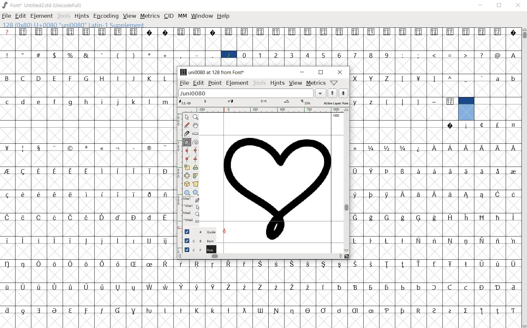 Image resolution: width=527 pixels, height=328 pixels. Describe the element at coordinates (133, 264) in the screenshot. I see `glyph` at that location.